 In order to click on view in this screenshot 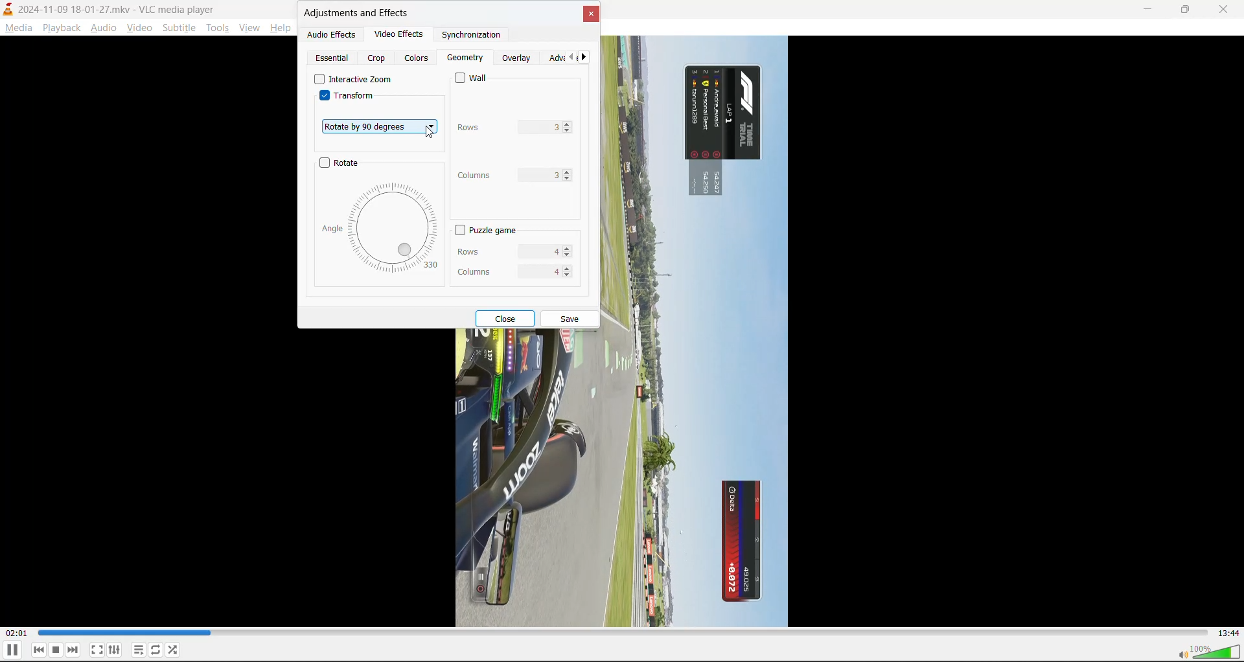, I will do `click(248, 28)`.